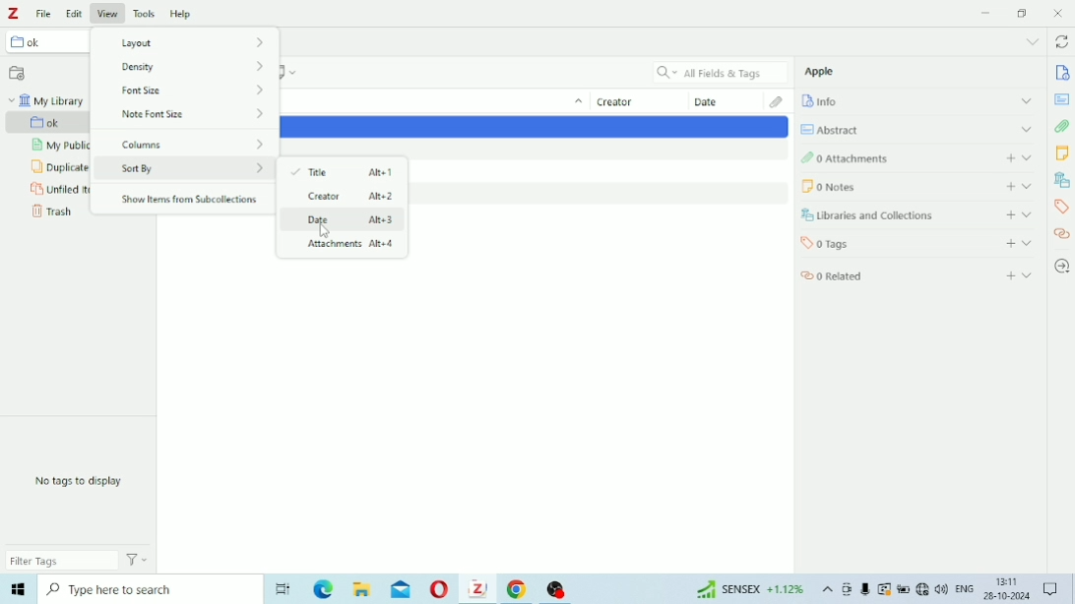  What do you see at coordinates (1061, 209) in the screenshot?
I see `Tags` at bounding box center [1061, 209].